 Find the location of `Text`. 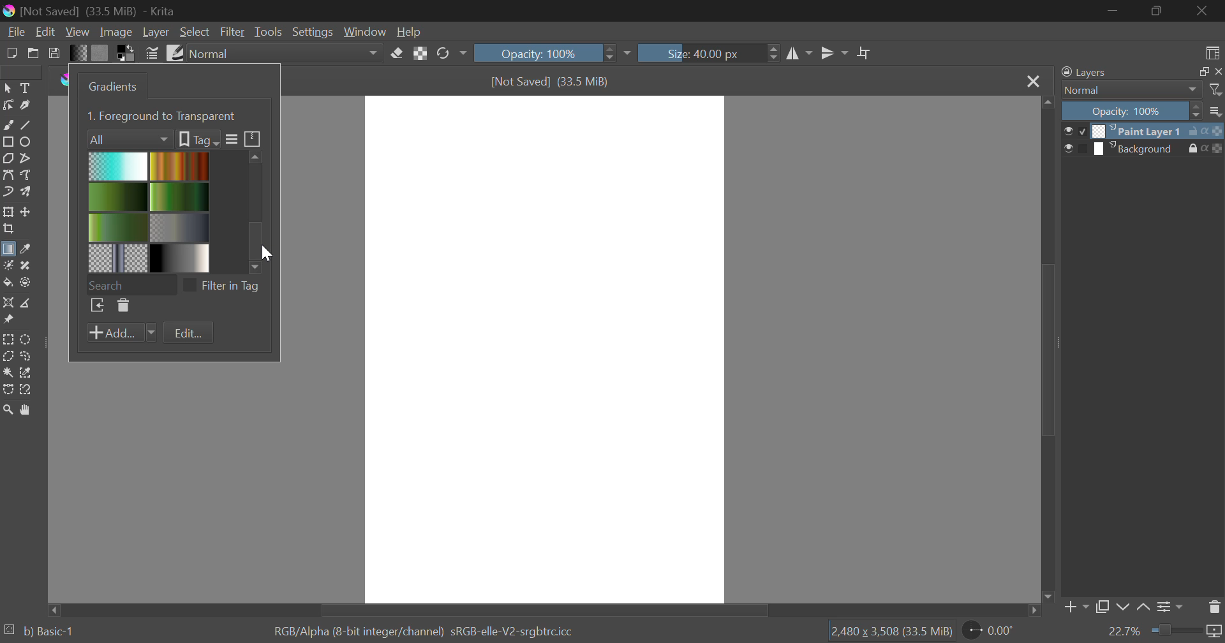

Text is located at coordinates (24, 87).